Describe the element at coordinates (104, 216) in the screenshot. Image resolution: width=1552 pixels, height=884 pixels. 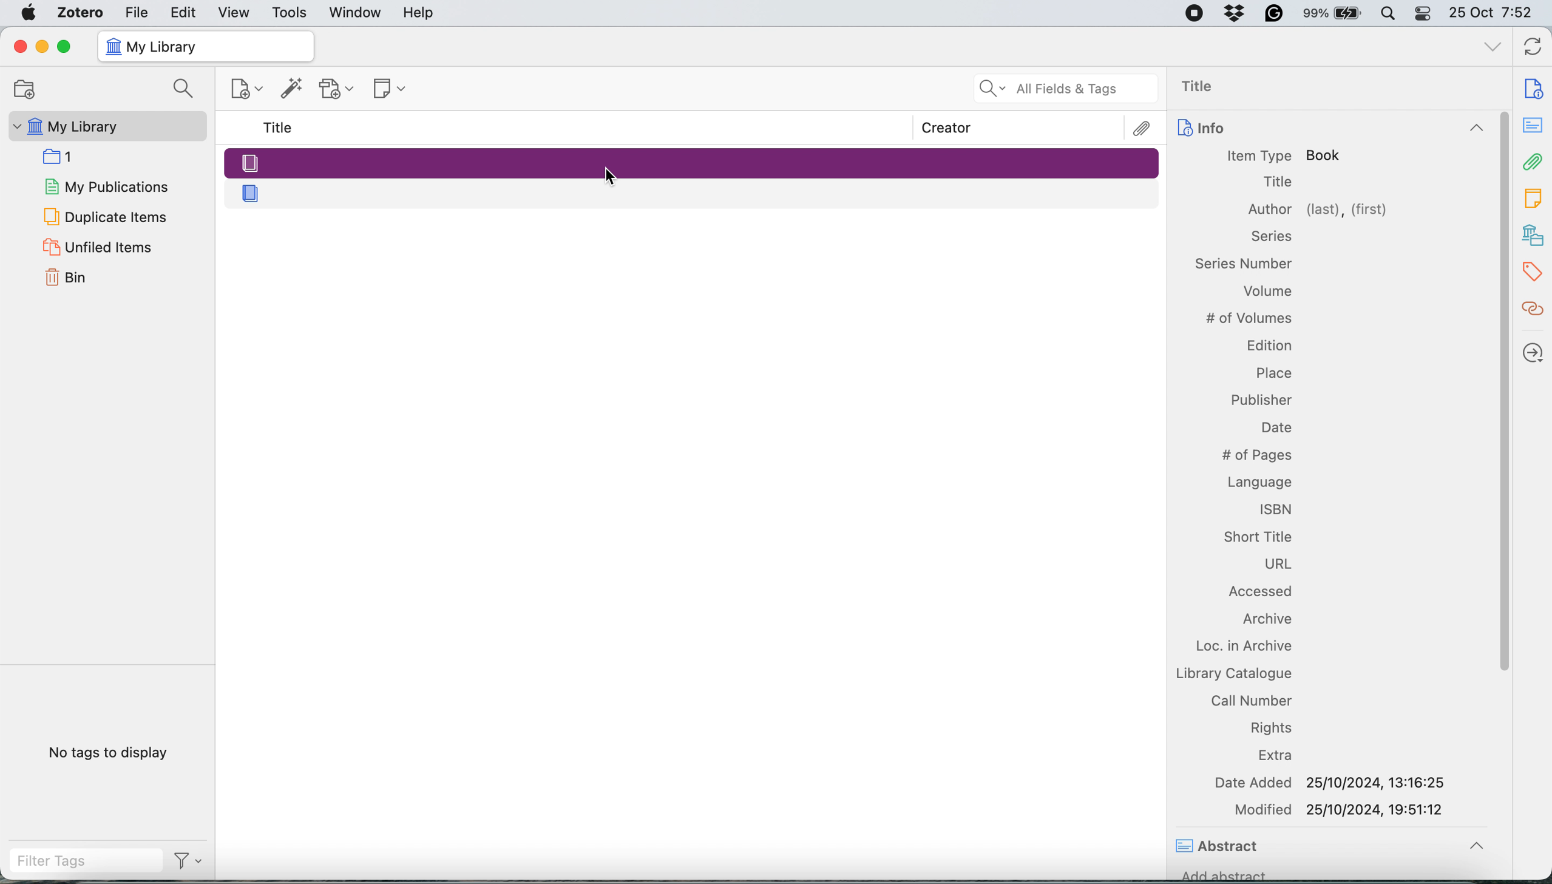
I see `Duplicate Items` at that location.